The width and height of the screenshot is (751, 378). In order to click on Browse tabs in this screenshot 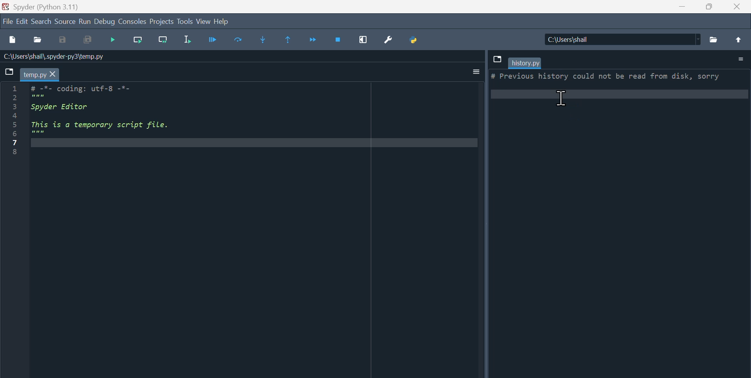, I will do `click(10, 74)`.